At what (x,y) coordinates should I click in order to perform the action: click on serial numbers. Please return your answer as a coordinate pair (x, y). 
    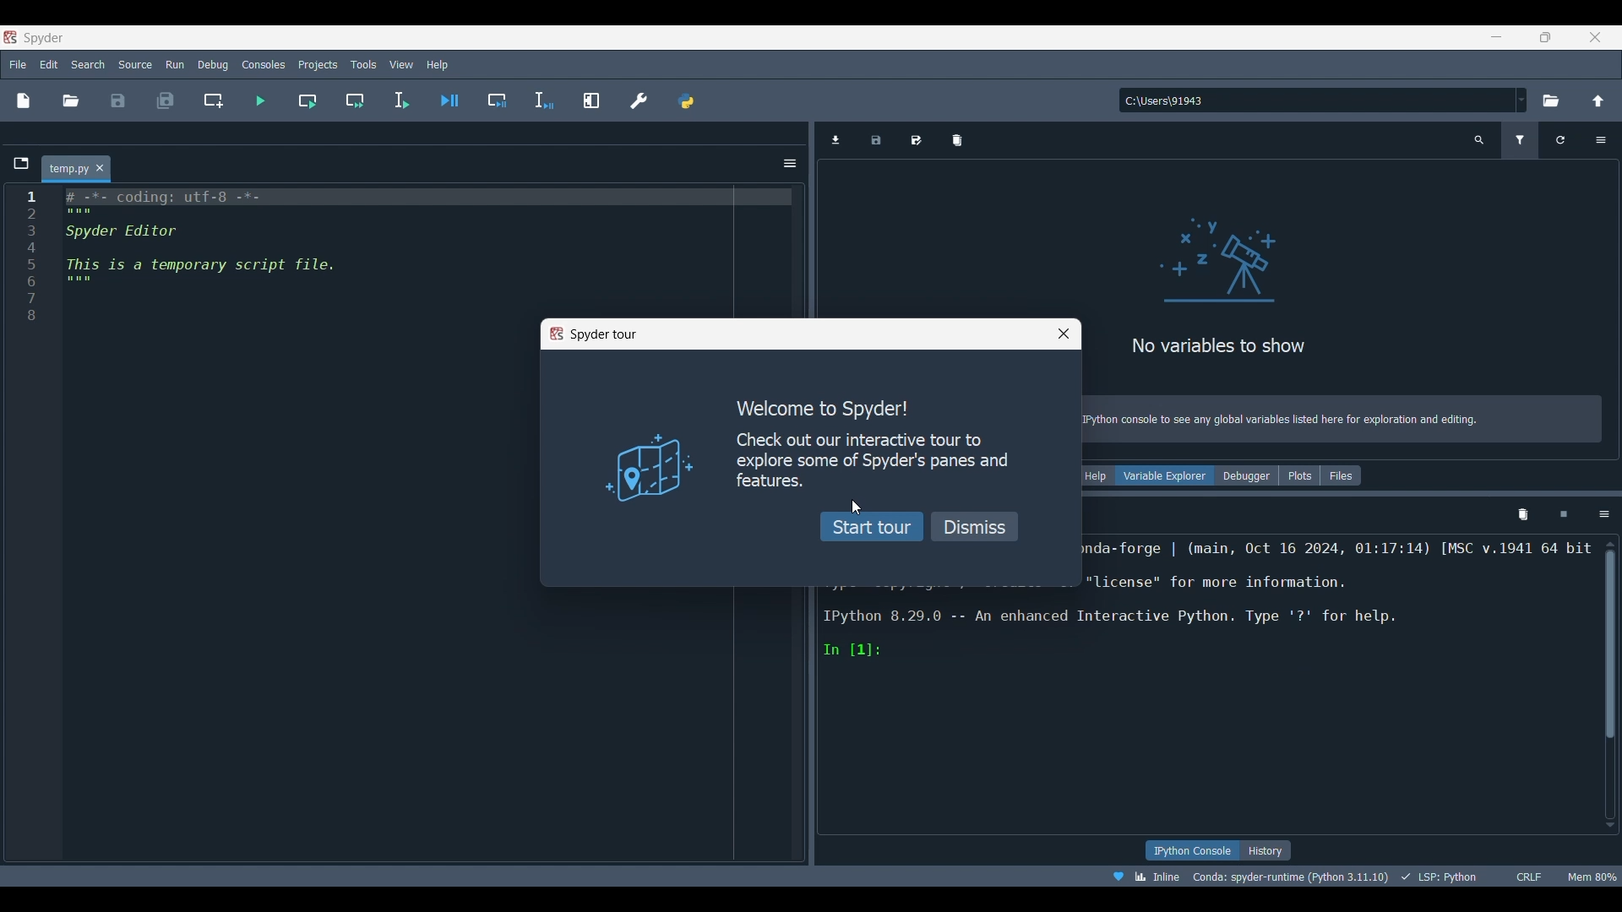
    Looking at the image, I should click on (25, 267).